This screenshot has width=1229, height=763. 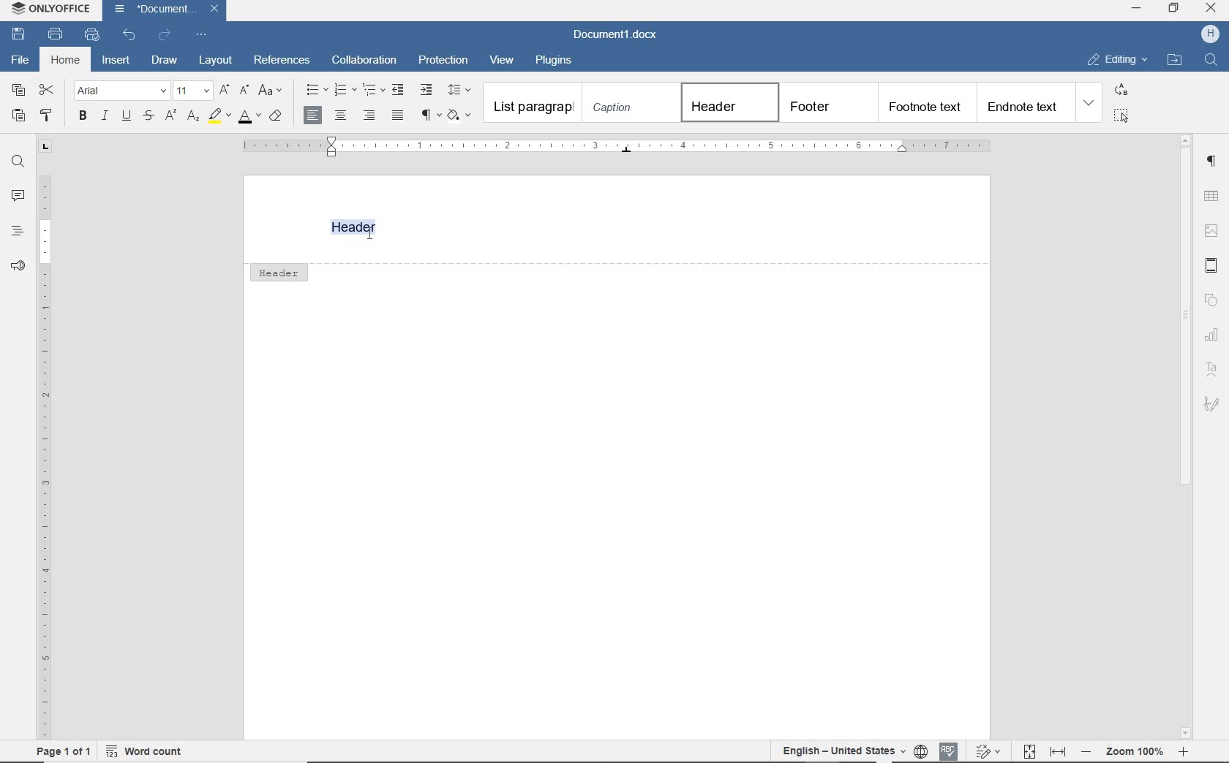 I want to click on decrement font size, so click(x=244, y=91).